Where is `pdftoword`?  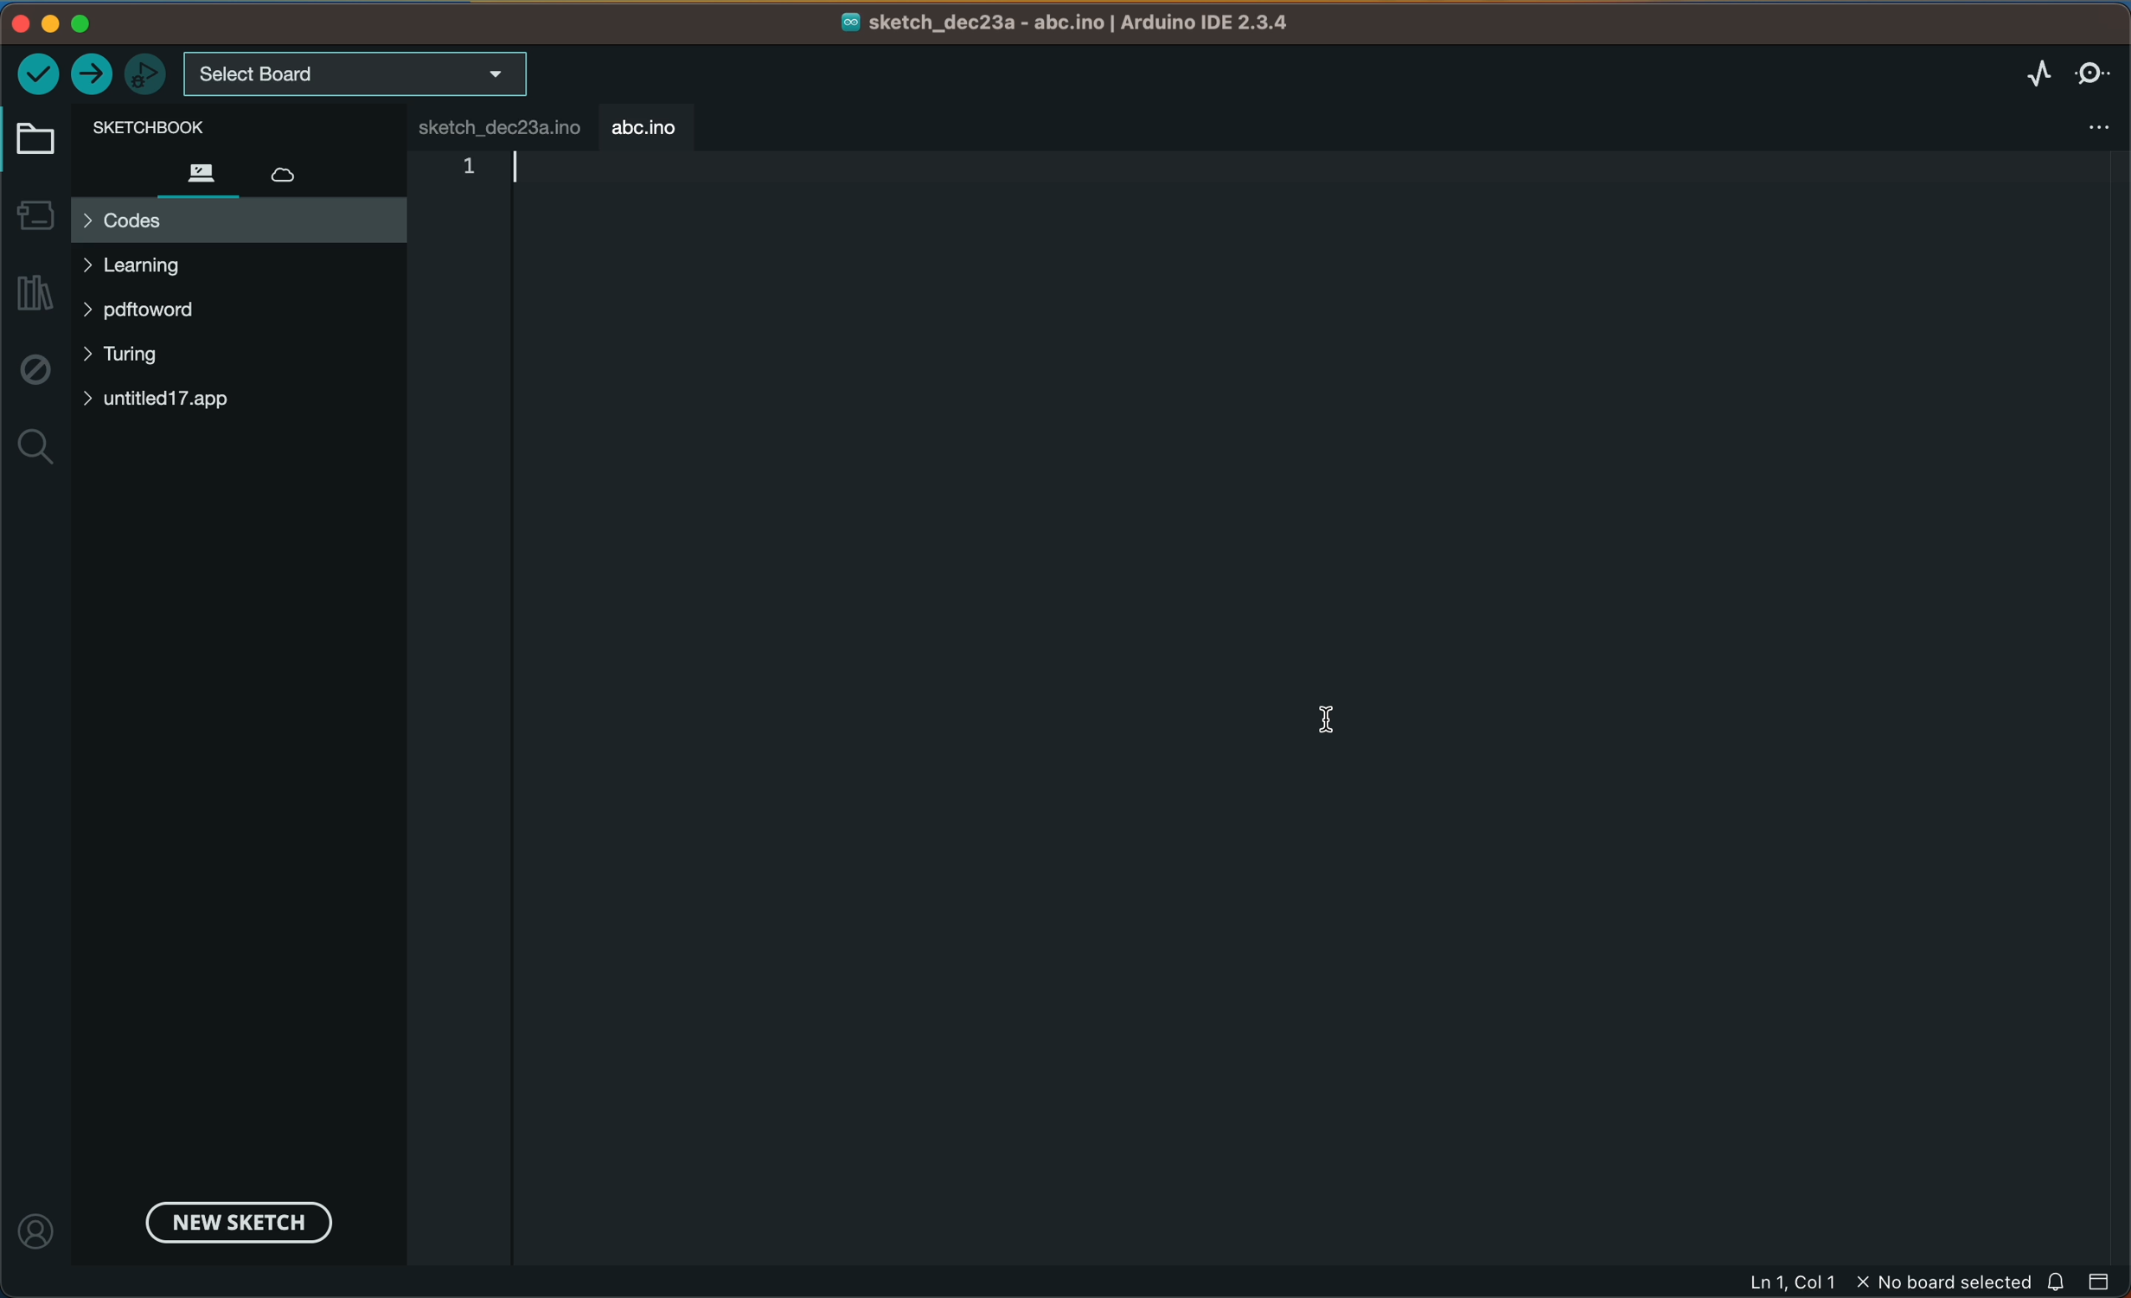
pdftoword is located at coordinates (169, 314).